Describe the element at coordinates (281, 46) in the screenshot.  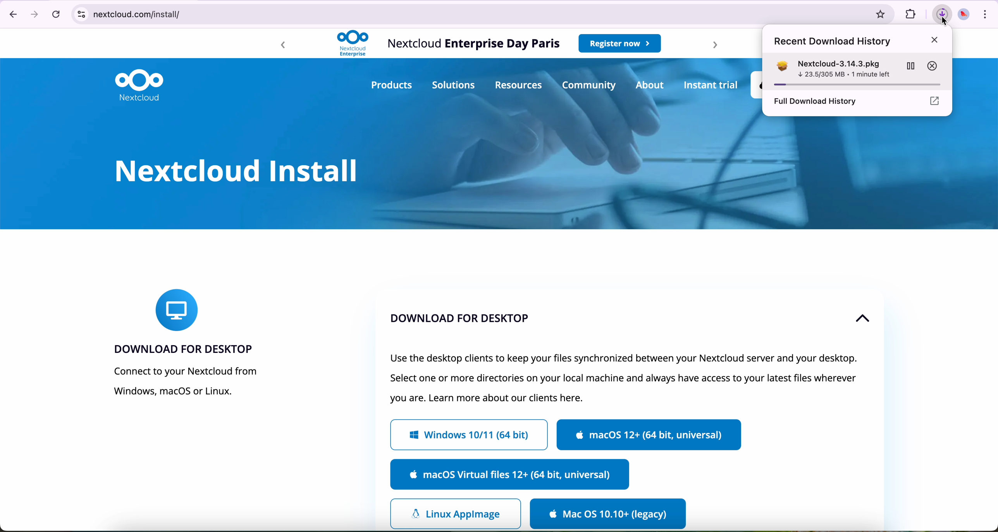
I see `backward` at that location.